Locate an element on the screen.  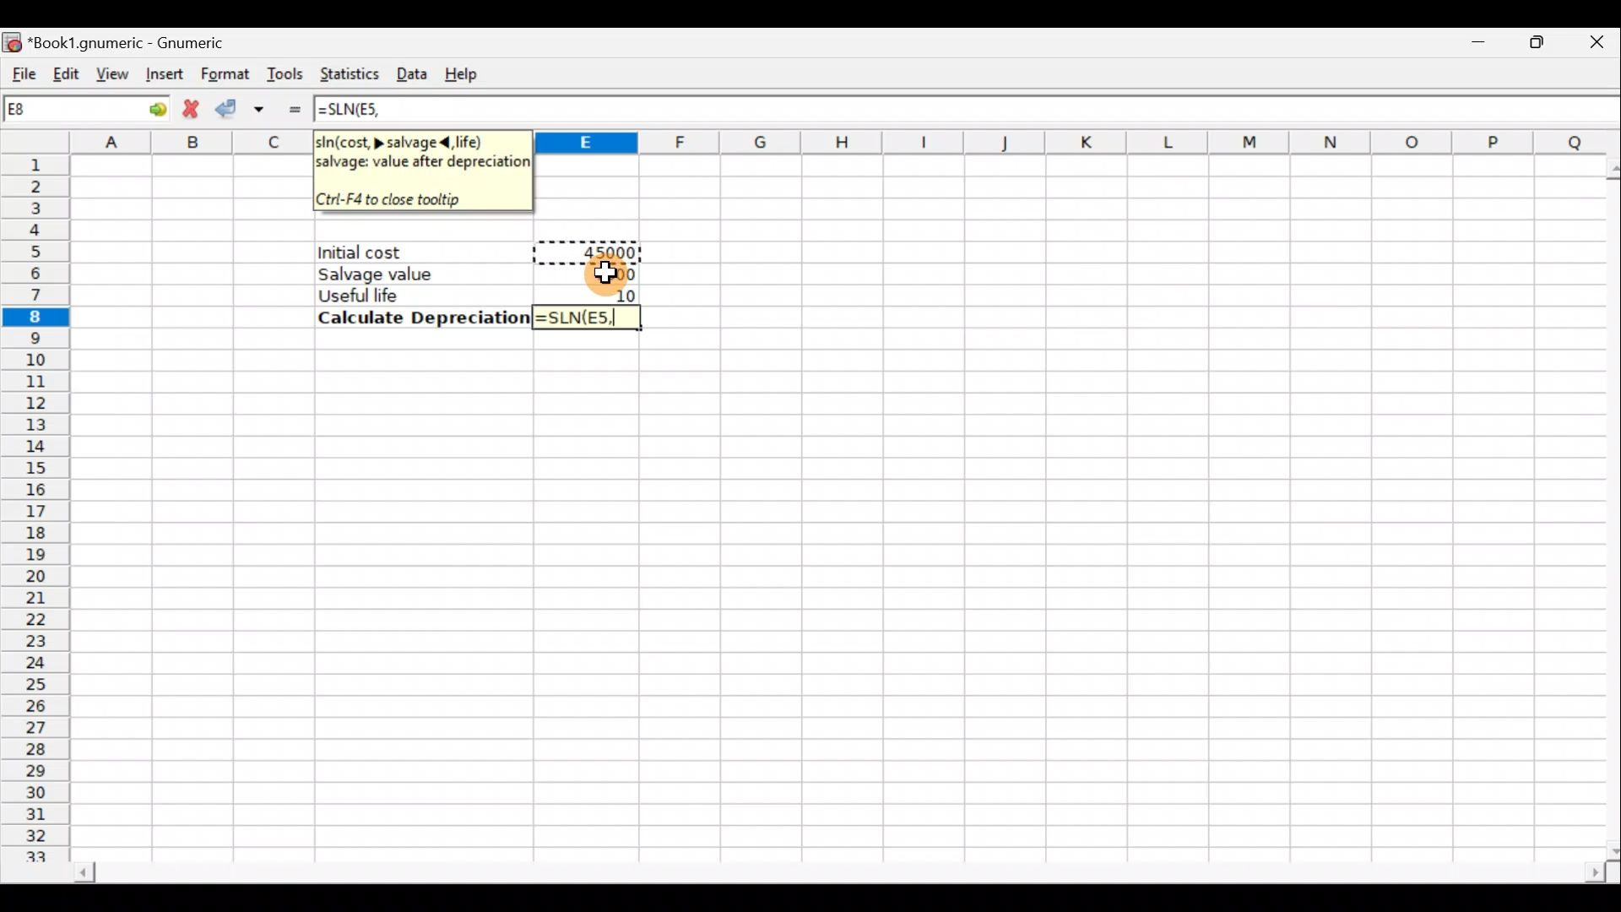
Formula bar is located at coordinates (1022, 111).